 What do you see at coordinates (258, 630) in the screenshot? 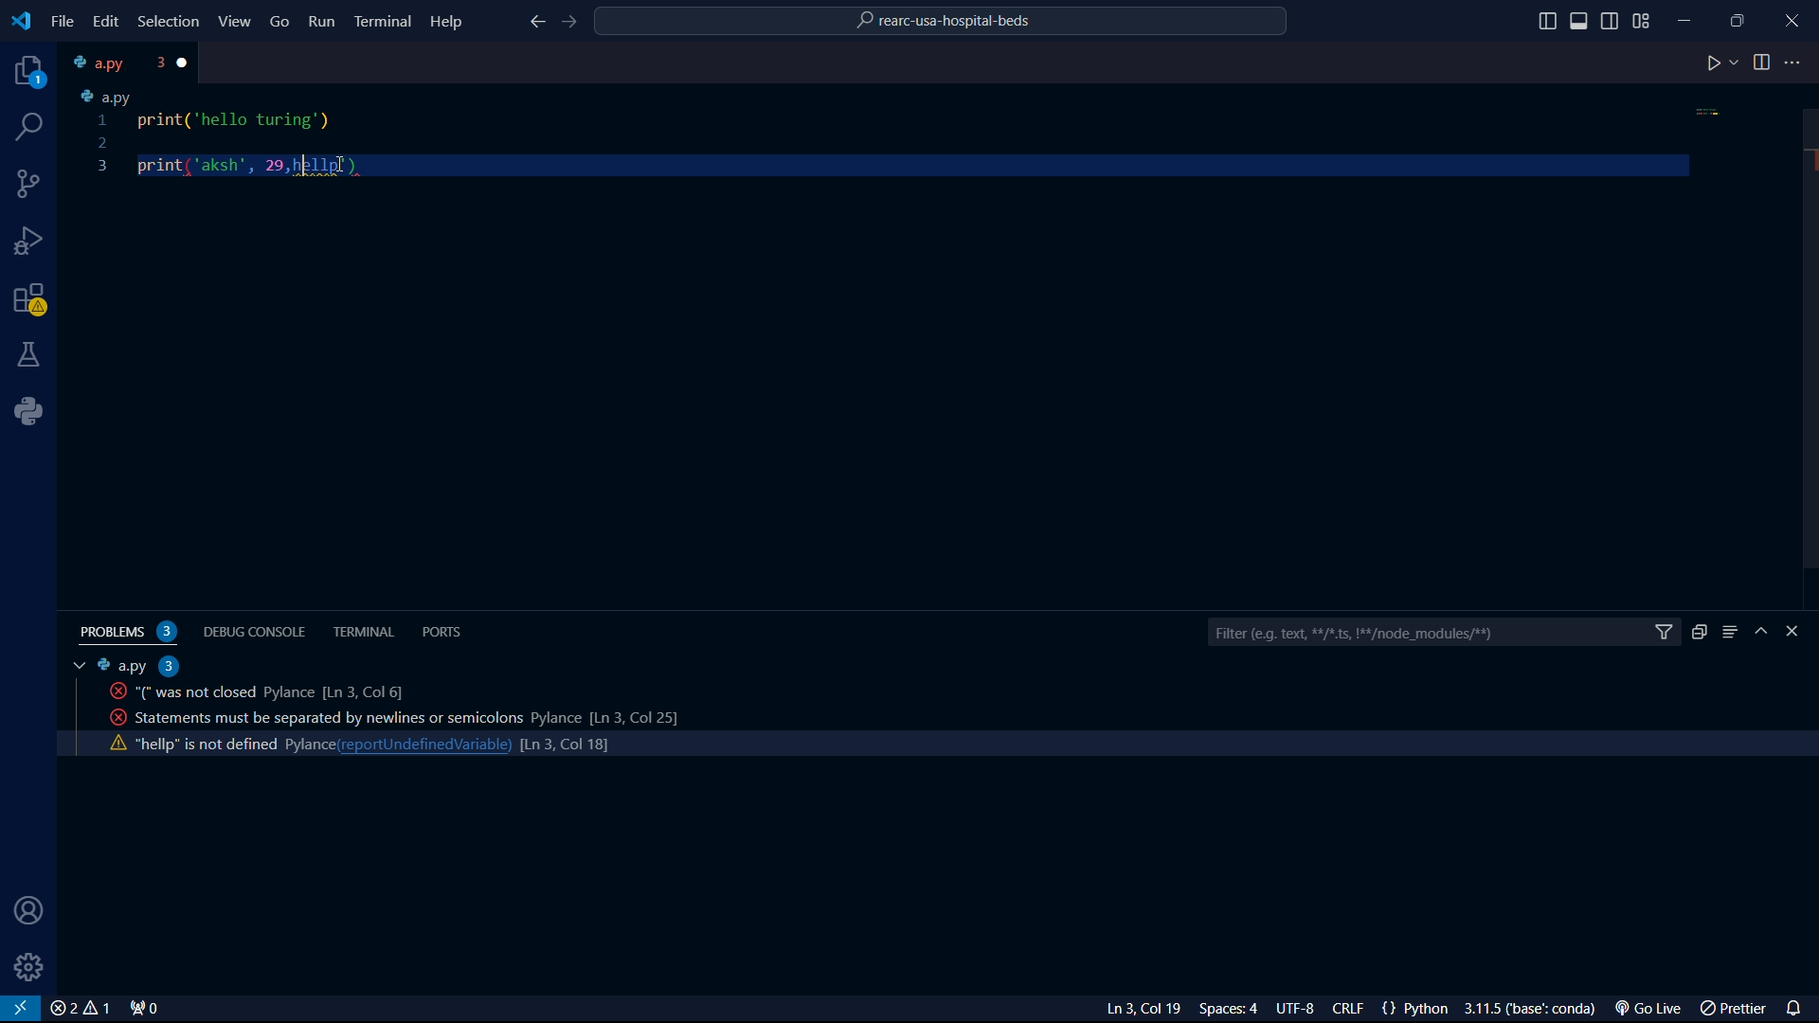
I see `debug console` at bounding box center [258, 630].